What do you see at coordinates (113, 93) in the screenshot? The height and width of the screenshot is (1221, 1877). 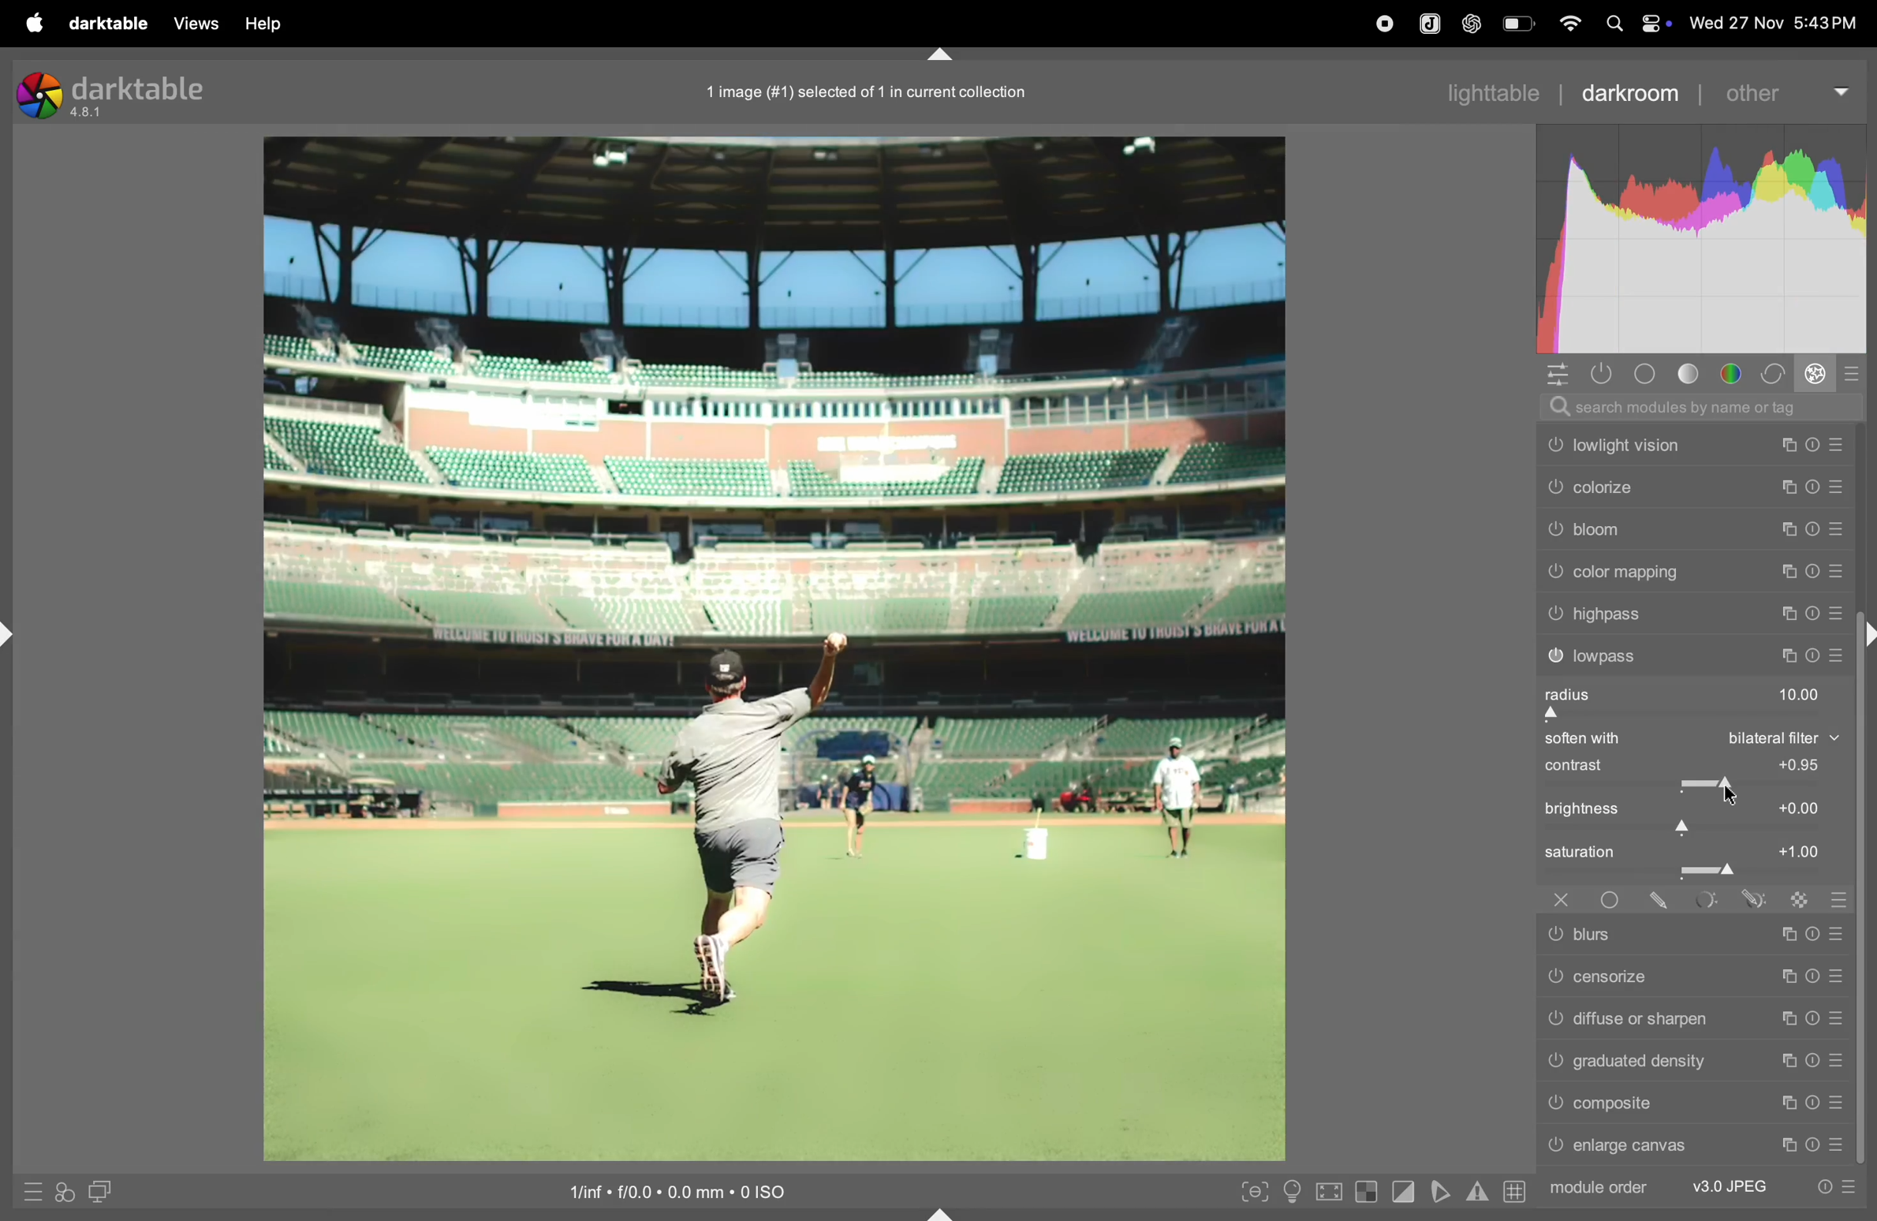 I see `dark table version` at bounding box center [113, 93].